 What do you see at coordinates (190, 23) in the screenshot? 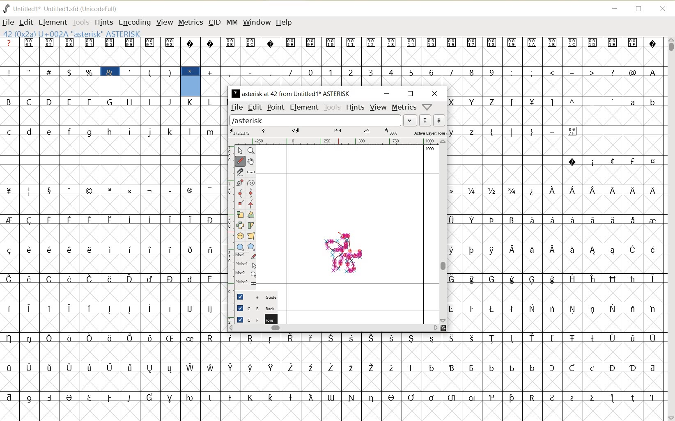
I see `METRICS` at bounding box center [190, 23].